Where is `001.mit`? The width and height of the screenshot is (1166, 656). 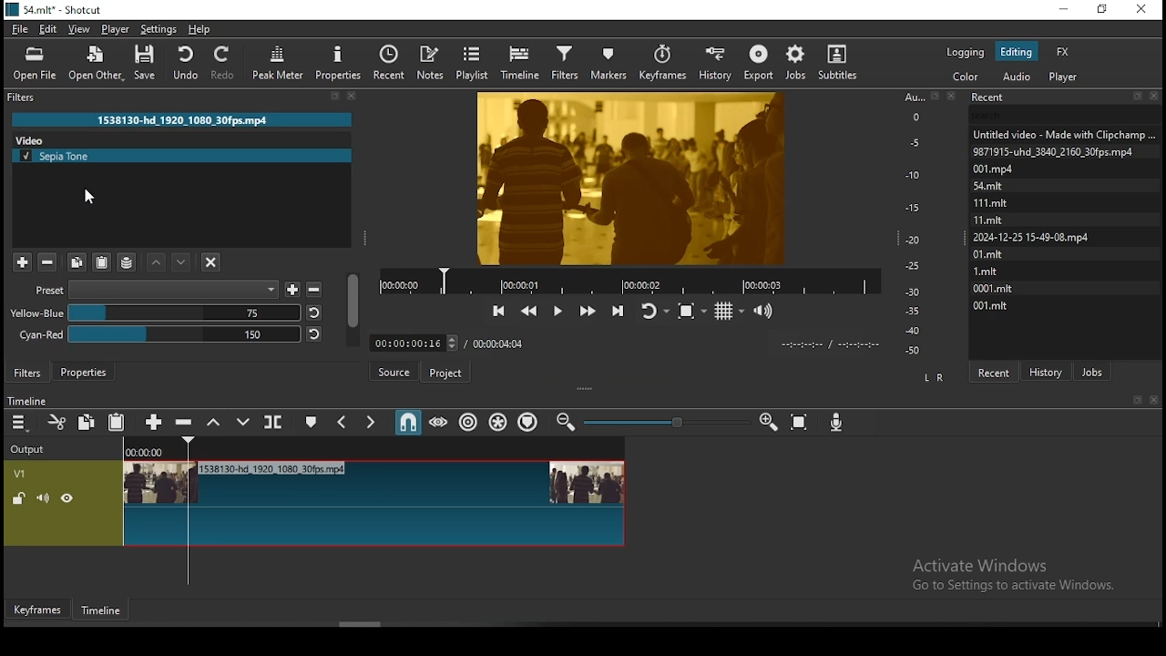 001.mit is located at coordinates (995, 306).